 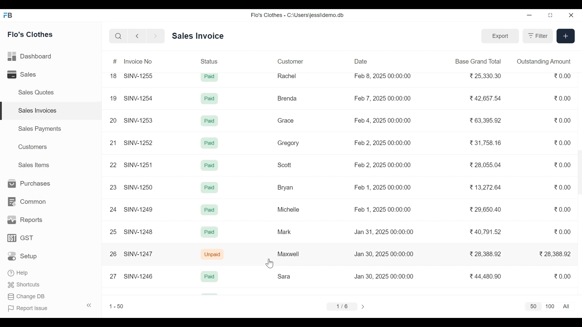 What do you see at coordinates (139, 254) in the screenshot?
I see `SINV-1247` at bounding box center [139, 254].